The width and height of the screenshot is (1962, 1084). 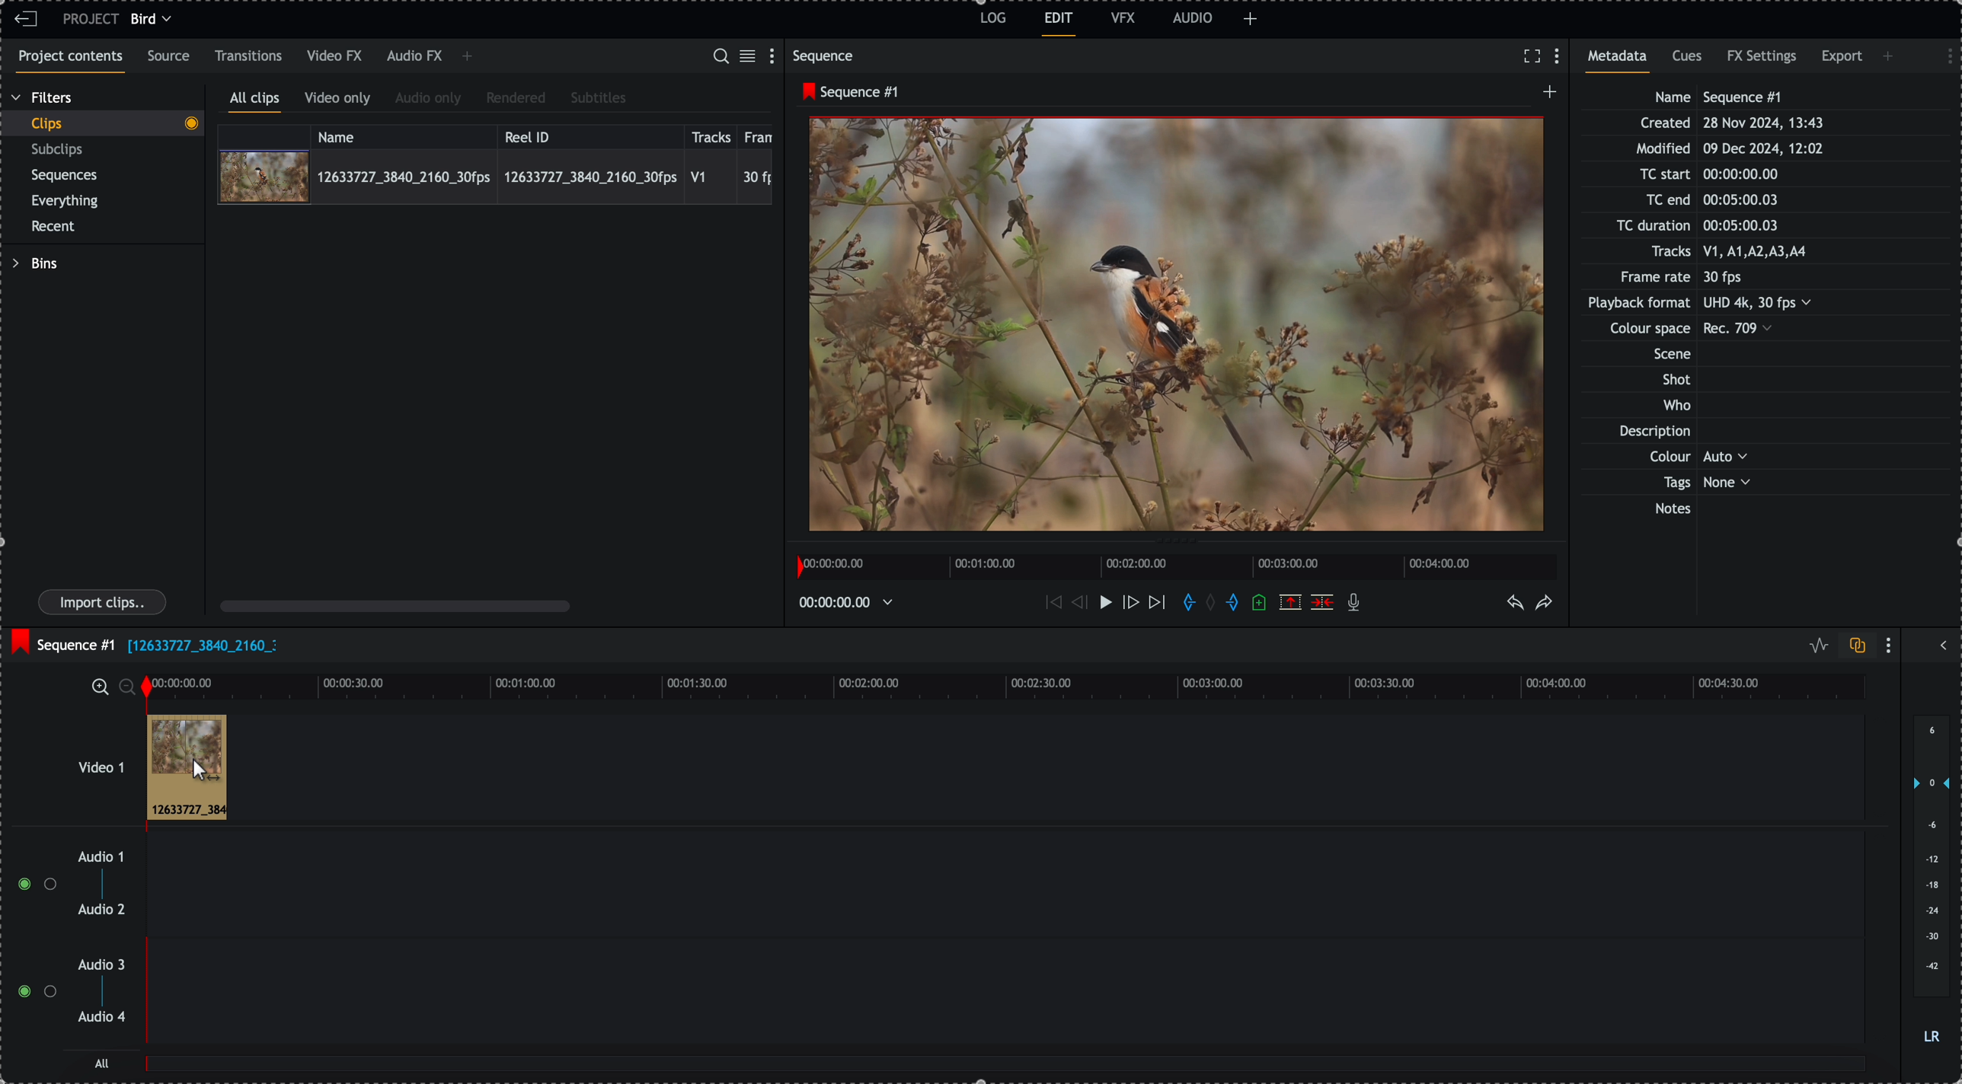 What do you see at coordinates (196, 770) in the screenshot?
I see `right click` at bounding box center [196, 770].